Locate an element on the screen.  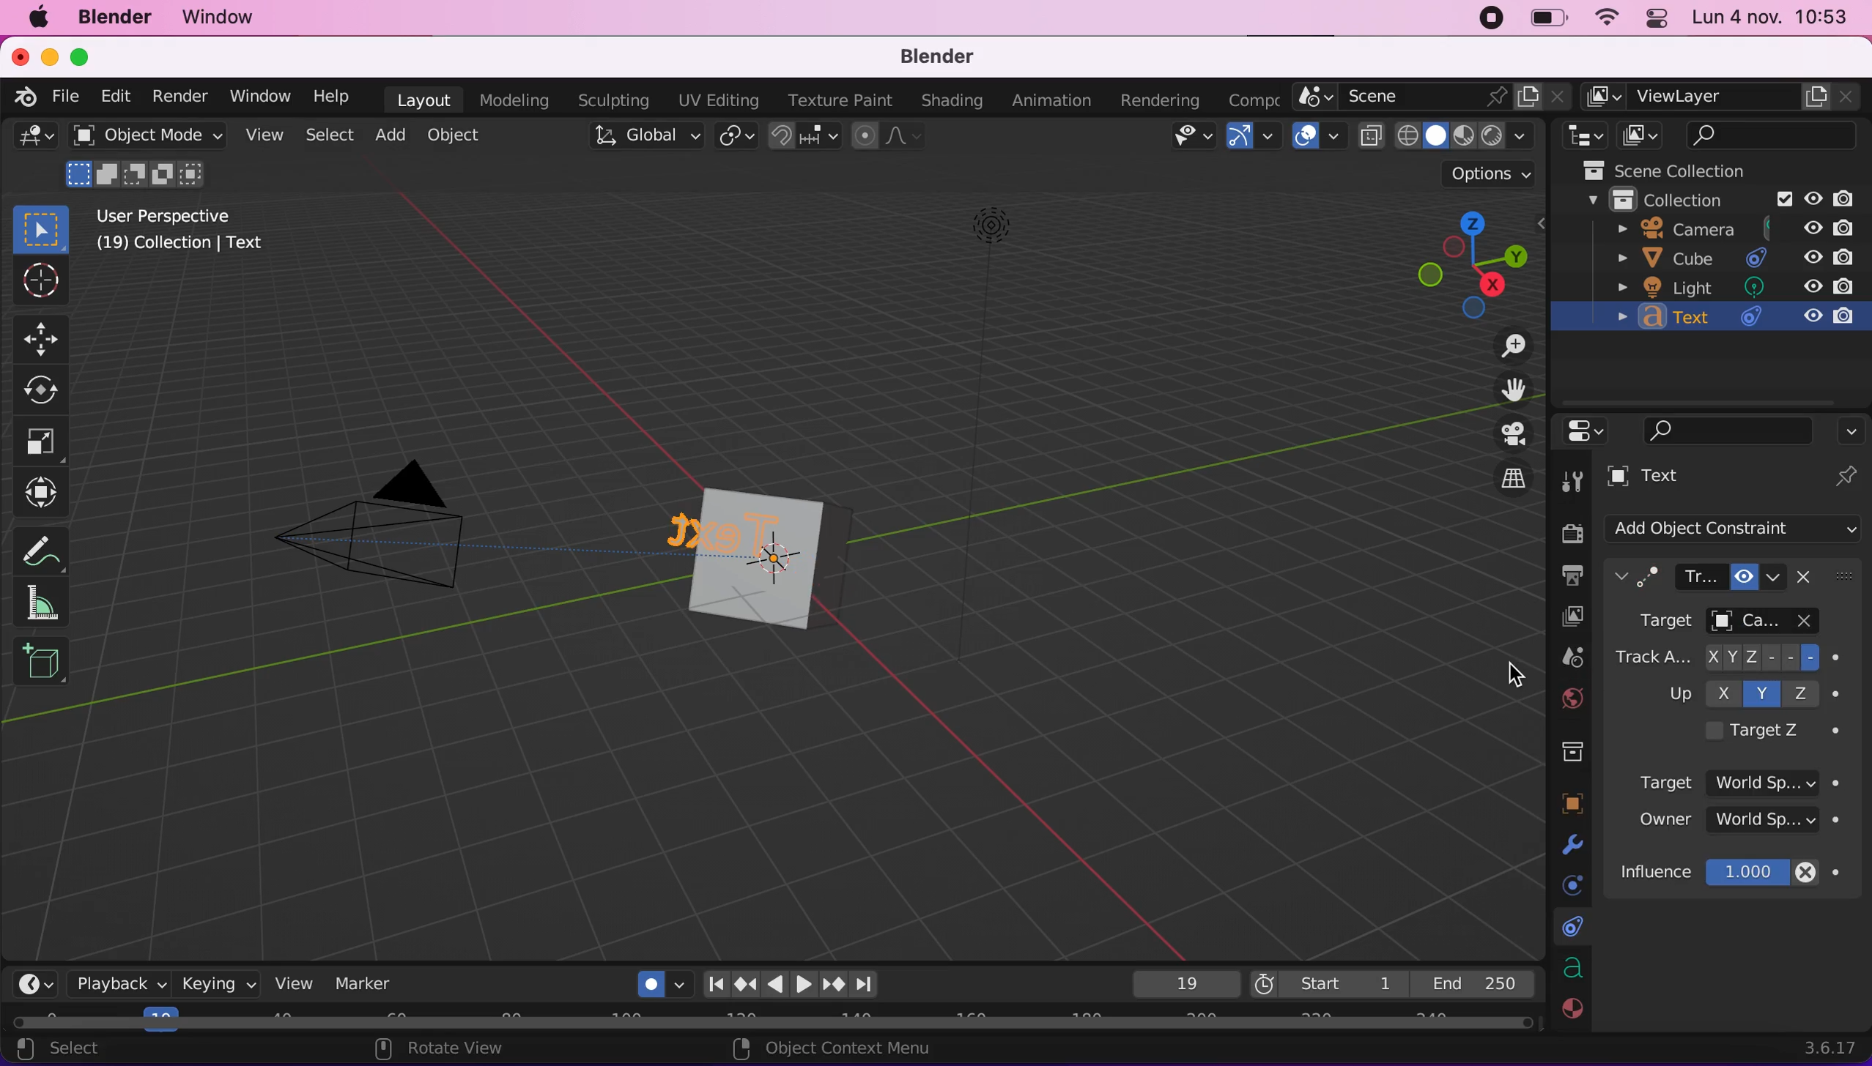
physics is located at coordinates (1568, 884).